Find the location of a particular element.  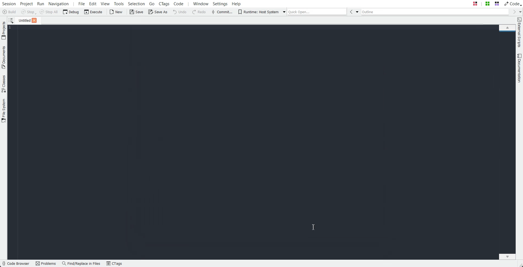

Quick Open is located at coordinates (486, 4).